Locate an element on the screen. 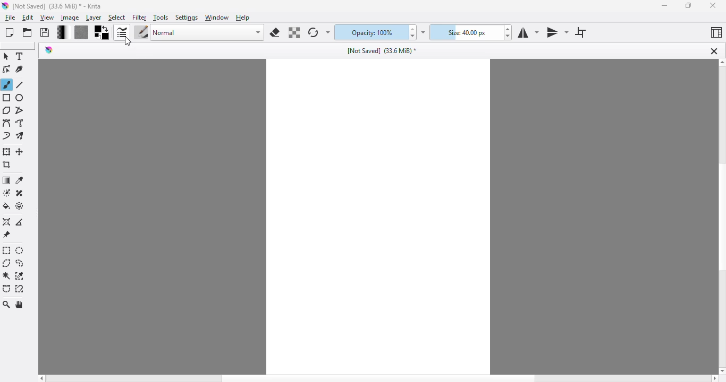  open an existing document is located at coordinates (28, 32).